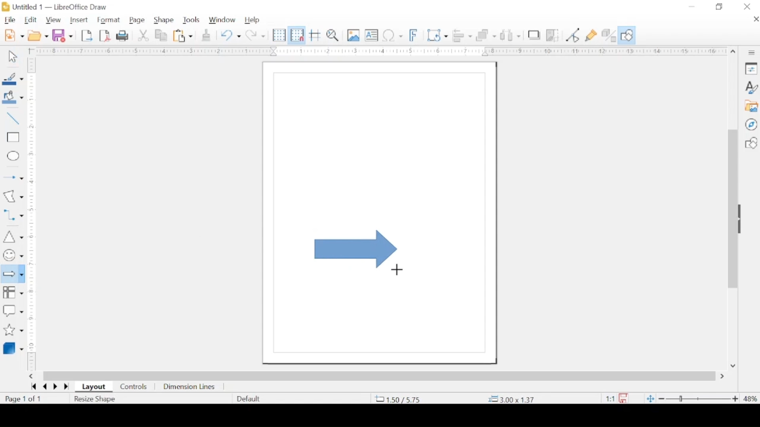 This screenshot has height=427, width=760. Describe the element at coordinates (627, 35) in the screenshot. I see `show draw functions` at that location.